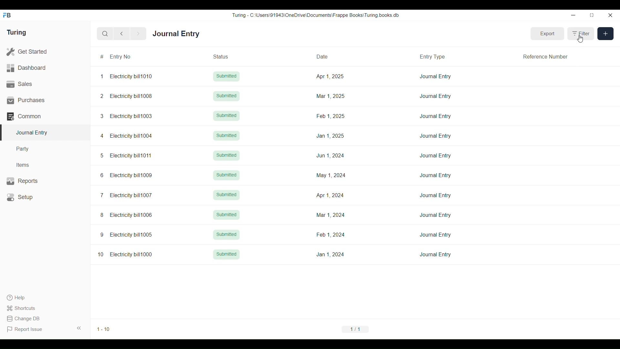 The image size is (620, 349). What do you see at coordinates (79, 328) in the screenshot?
I see `Collapse sidebar` at bounding box center [79, 328].